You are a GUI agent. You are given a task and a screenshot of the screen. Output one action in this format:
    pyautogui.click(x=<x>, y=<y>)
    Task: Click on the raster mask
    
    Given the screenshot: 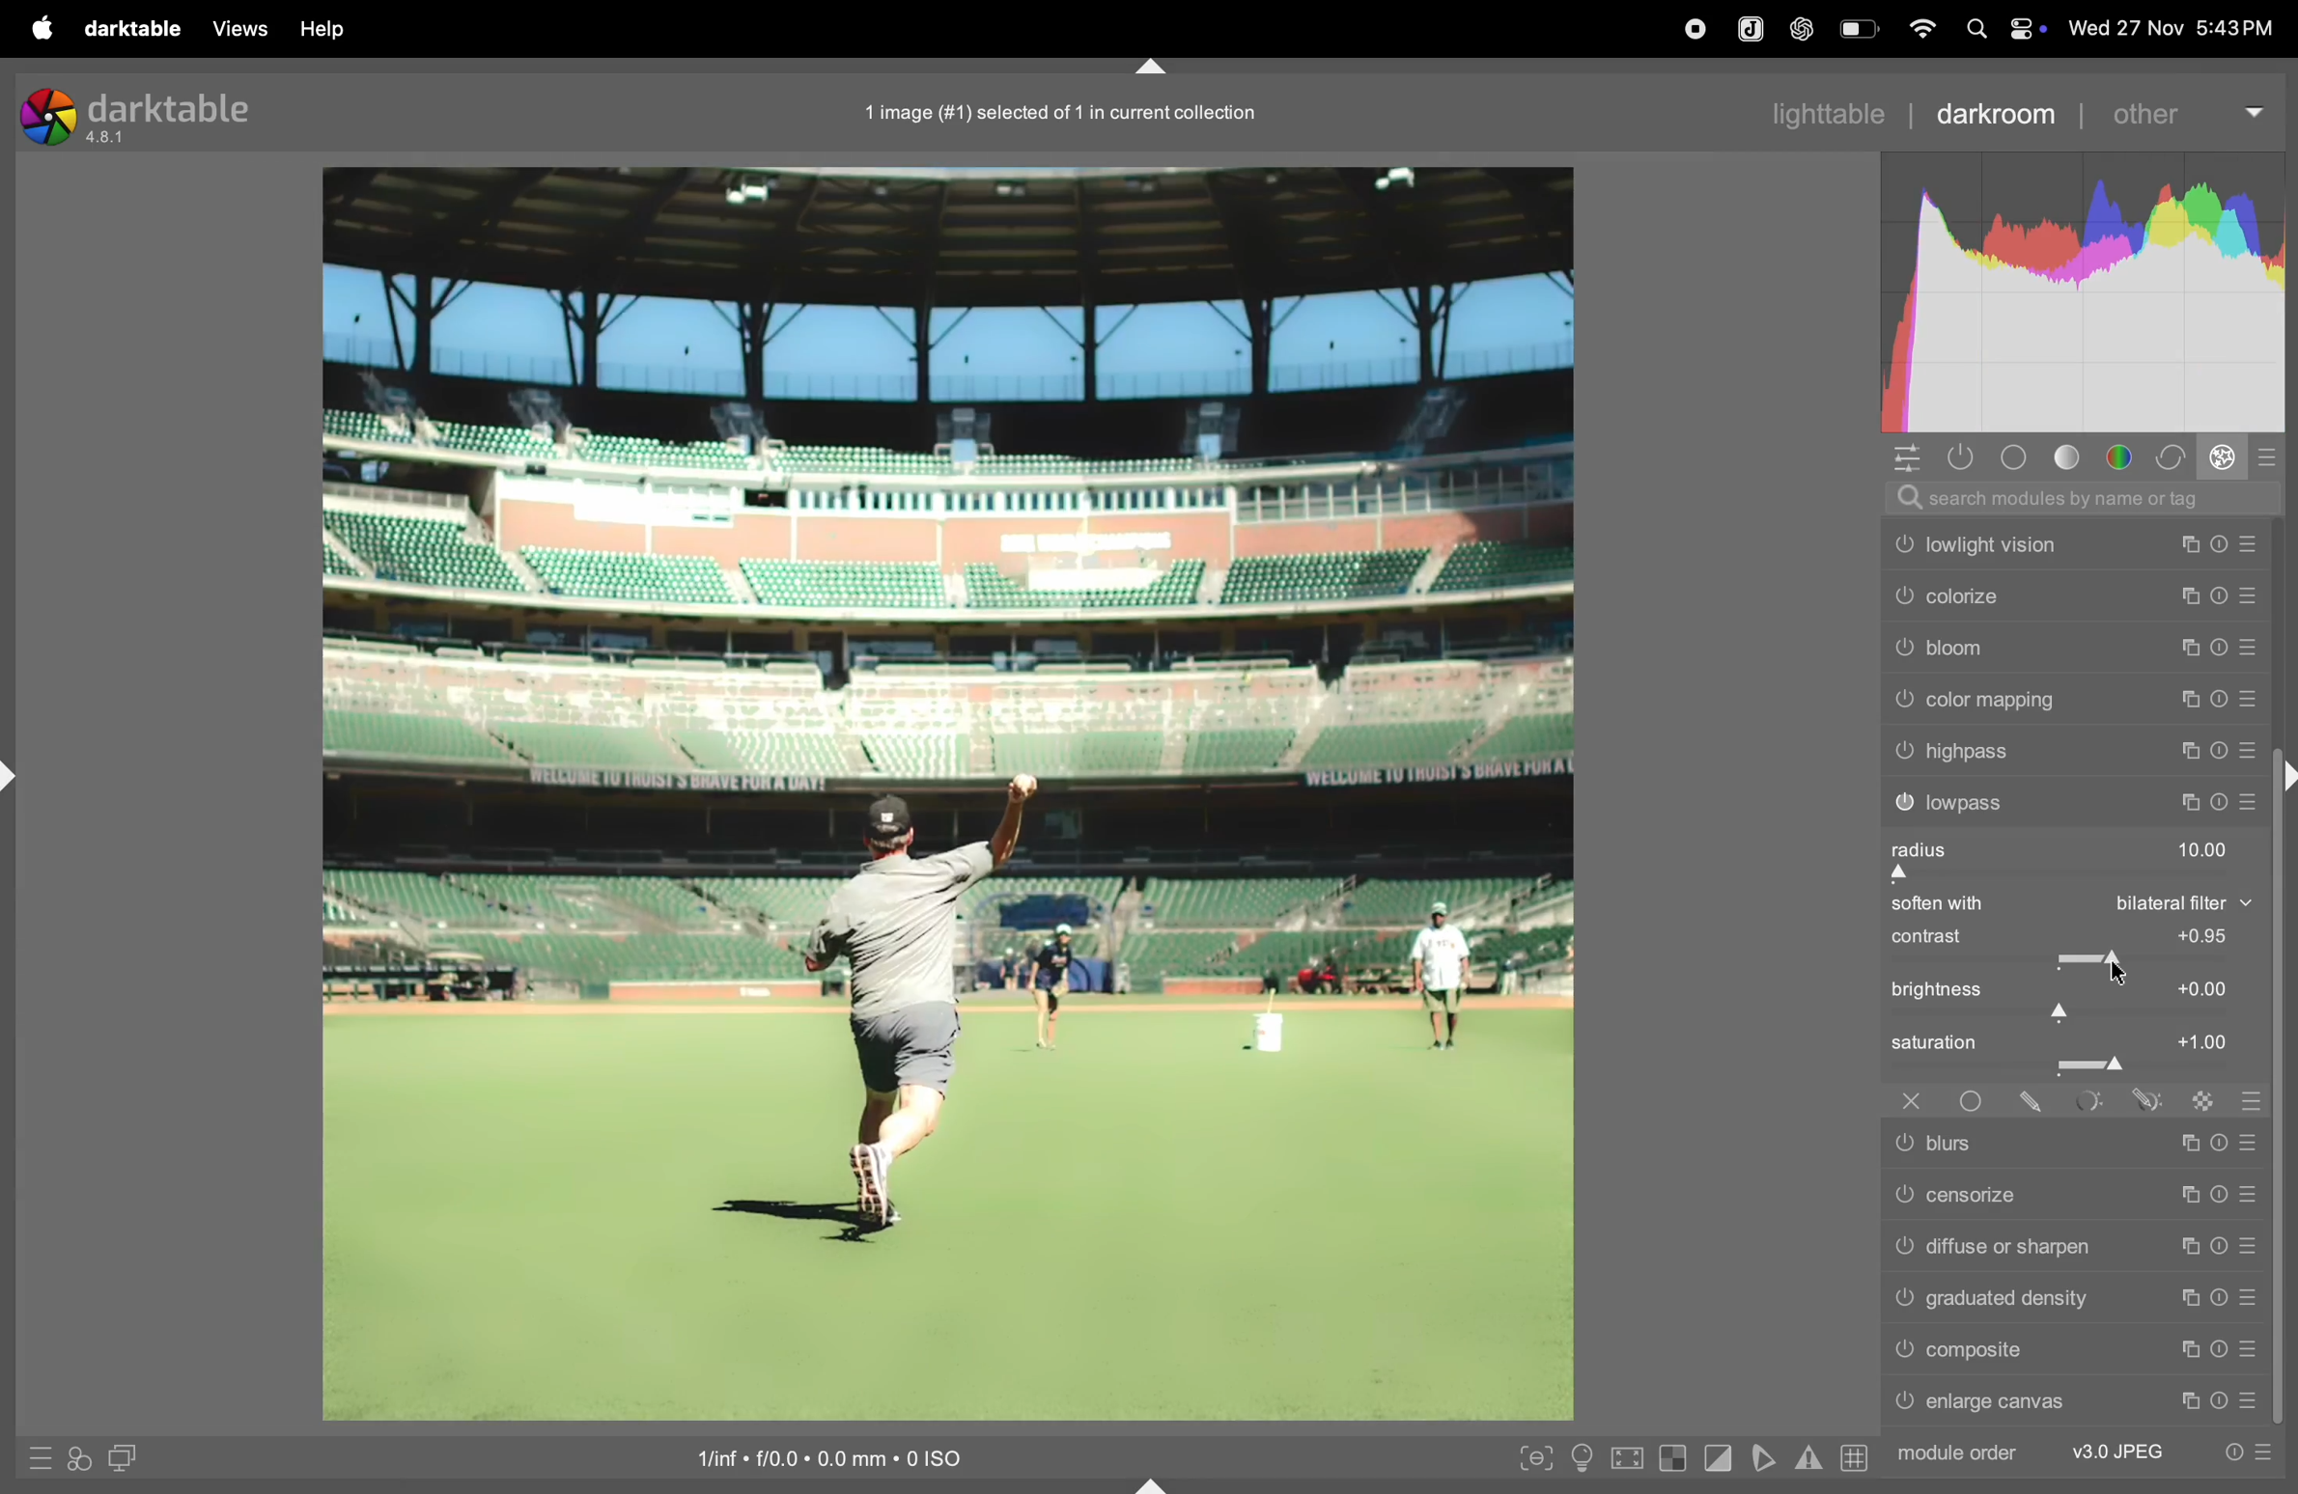 What is the action you would take?
    pyautogui.click(x=2201, y=1105)
    